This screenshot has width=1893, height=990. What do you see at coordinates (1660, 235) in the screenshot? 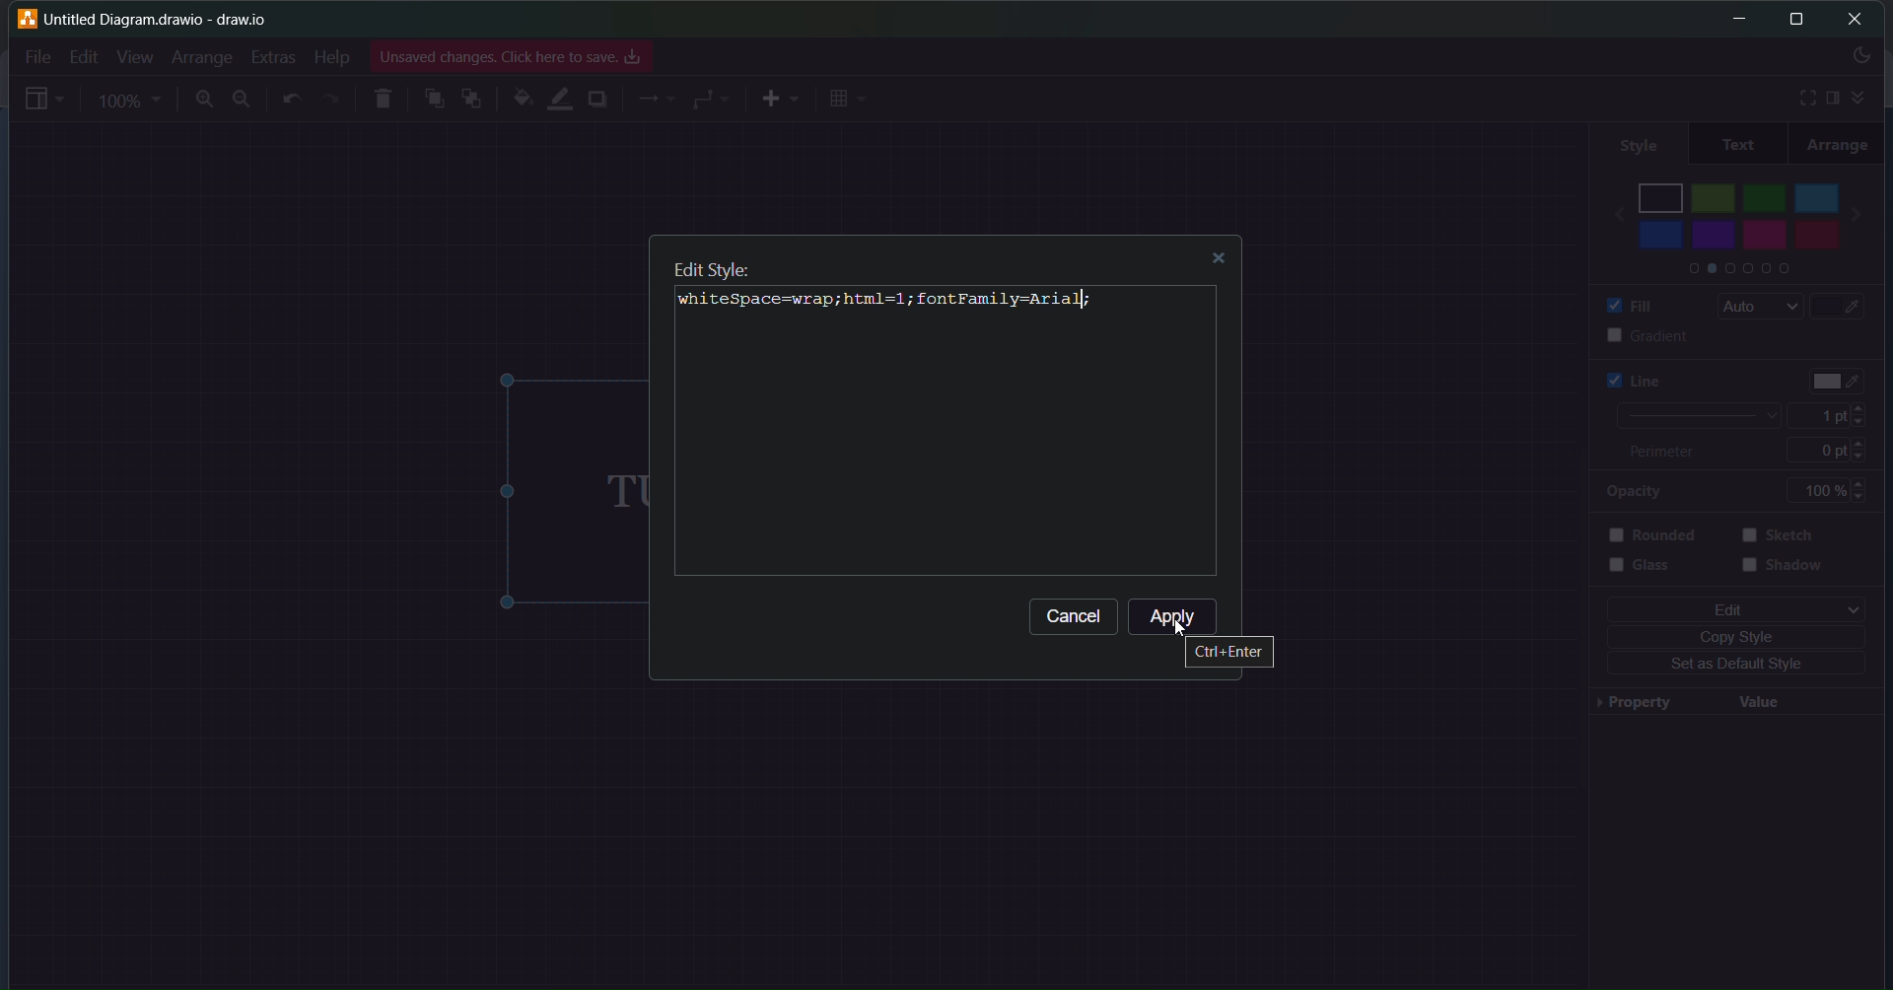
I see `blue` at bounding box center [1660, 235].